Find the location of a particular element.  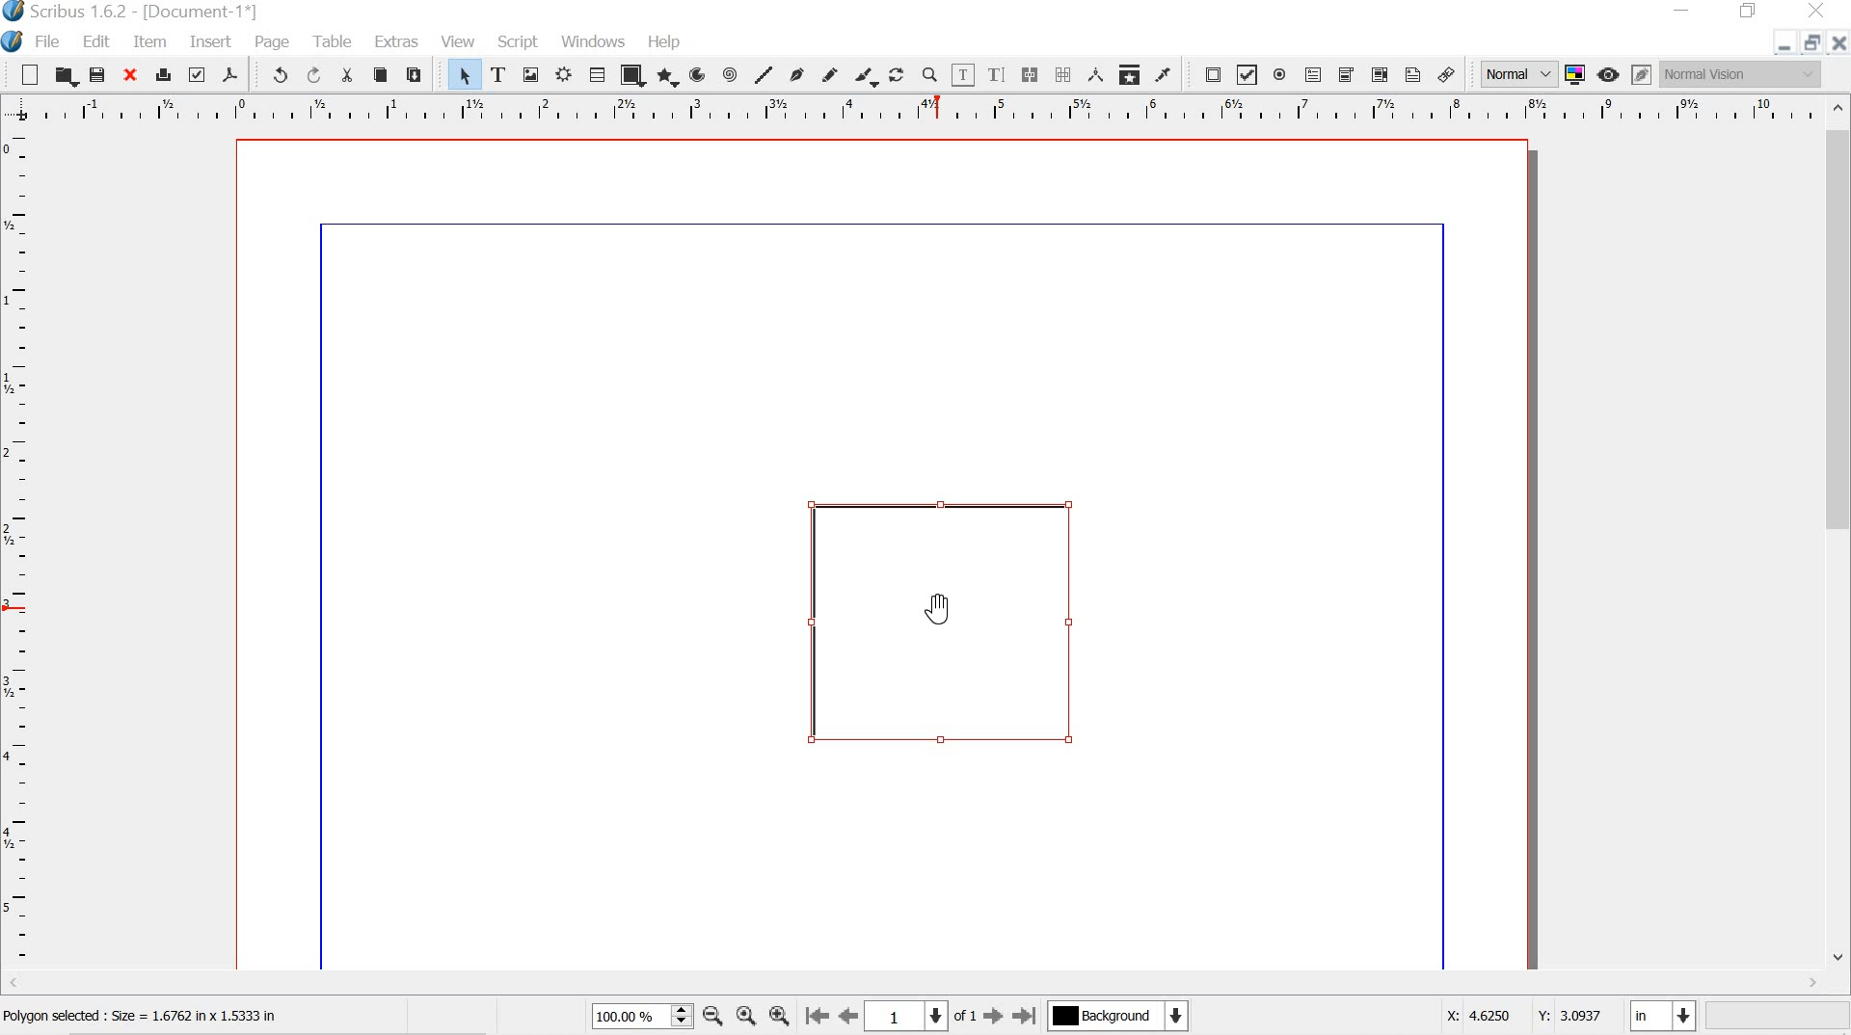

pdf checkbox is located at coordinates (1247, 74).